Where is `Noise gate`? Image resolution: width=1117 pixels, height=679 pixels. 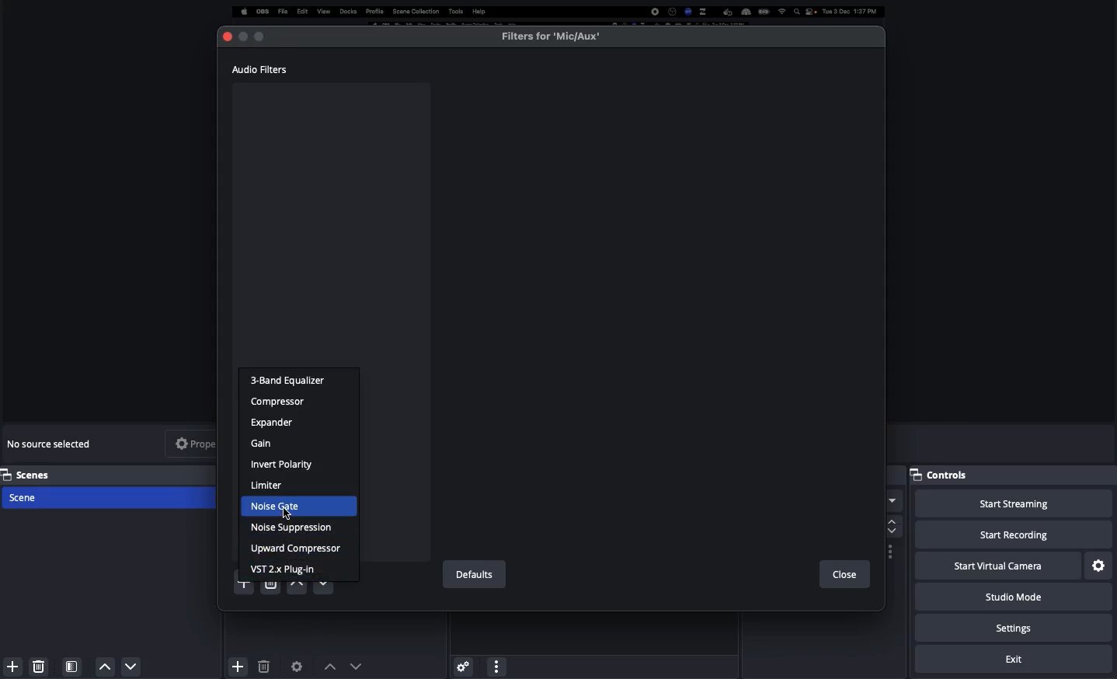 Noise gate is located at coordinates (301, 506).